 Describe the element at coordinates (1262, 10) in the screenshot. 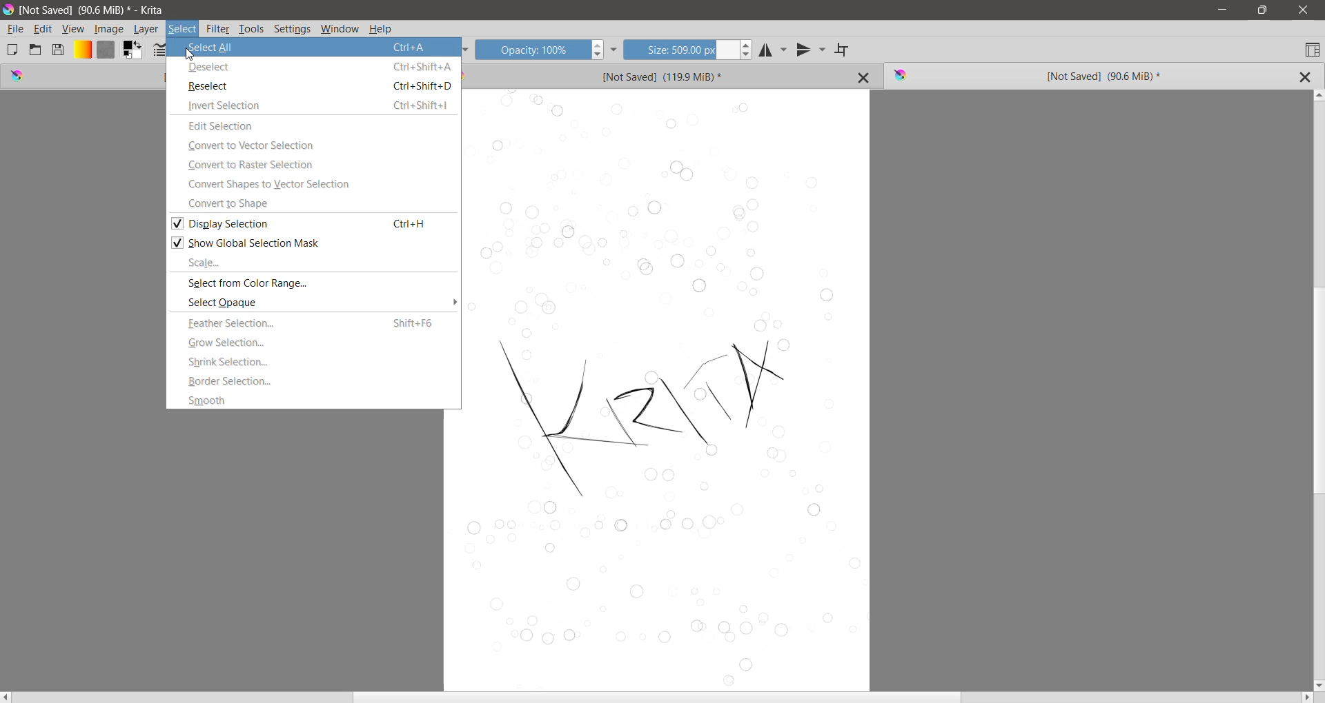

I see `Restore Down` at that location.